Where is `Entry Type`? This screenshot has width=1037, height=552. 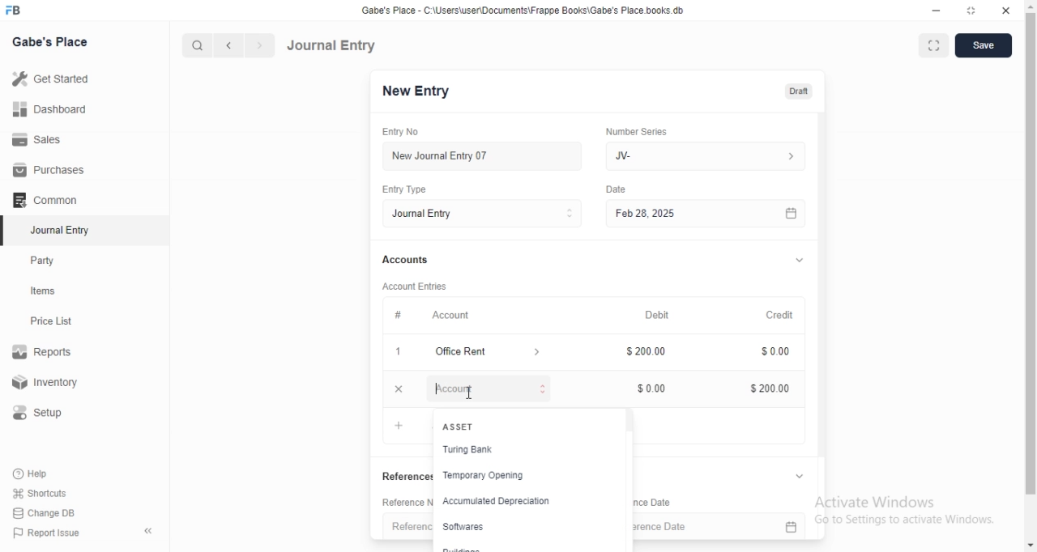 Entry Type is located at coordinates (488, 214).